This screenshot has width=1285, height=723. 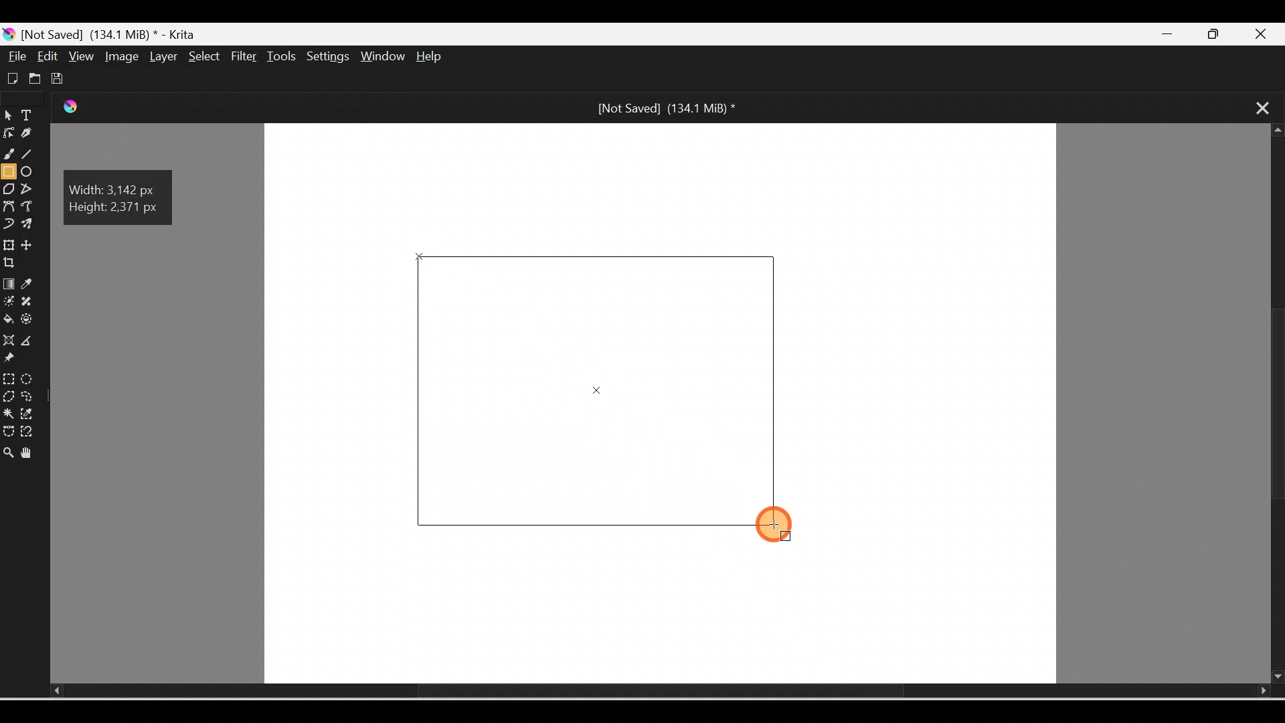 I want to click on Line, so click(x=31, y=156).